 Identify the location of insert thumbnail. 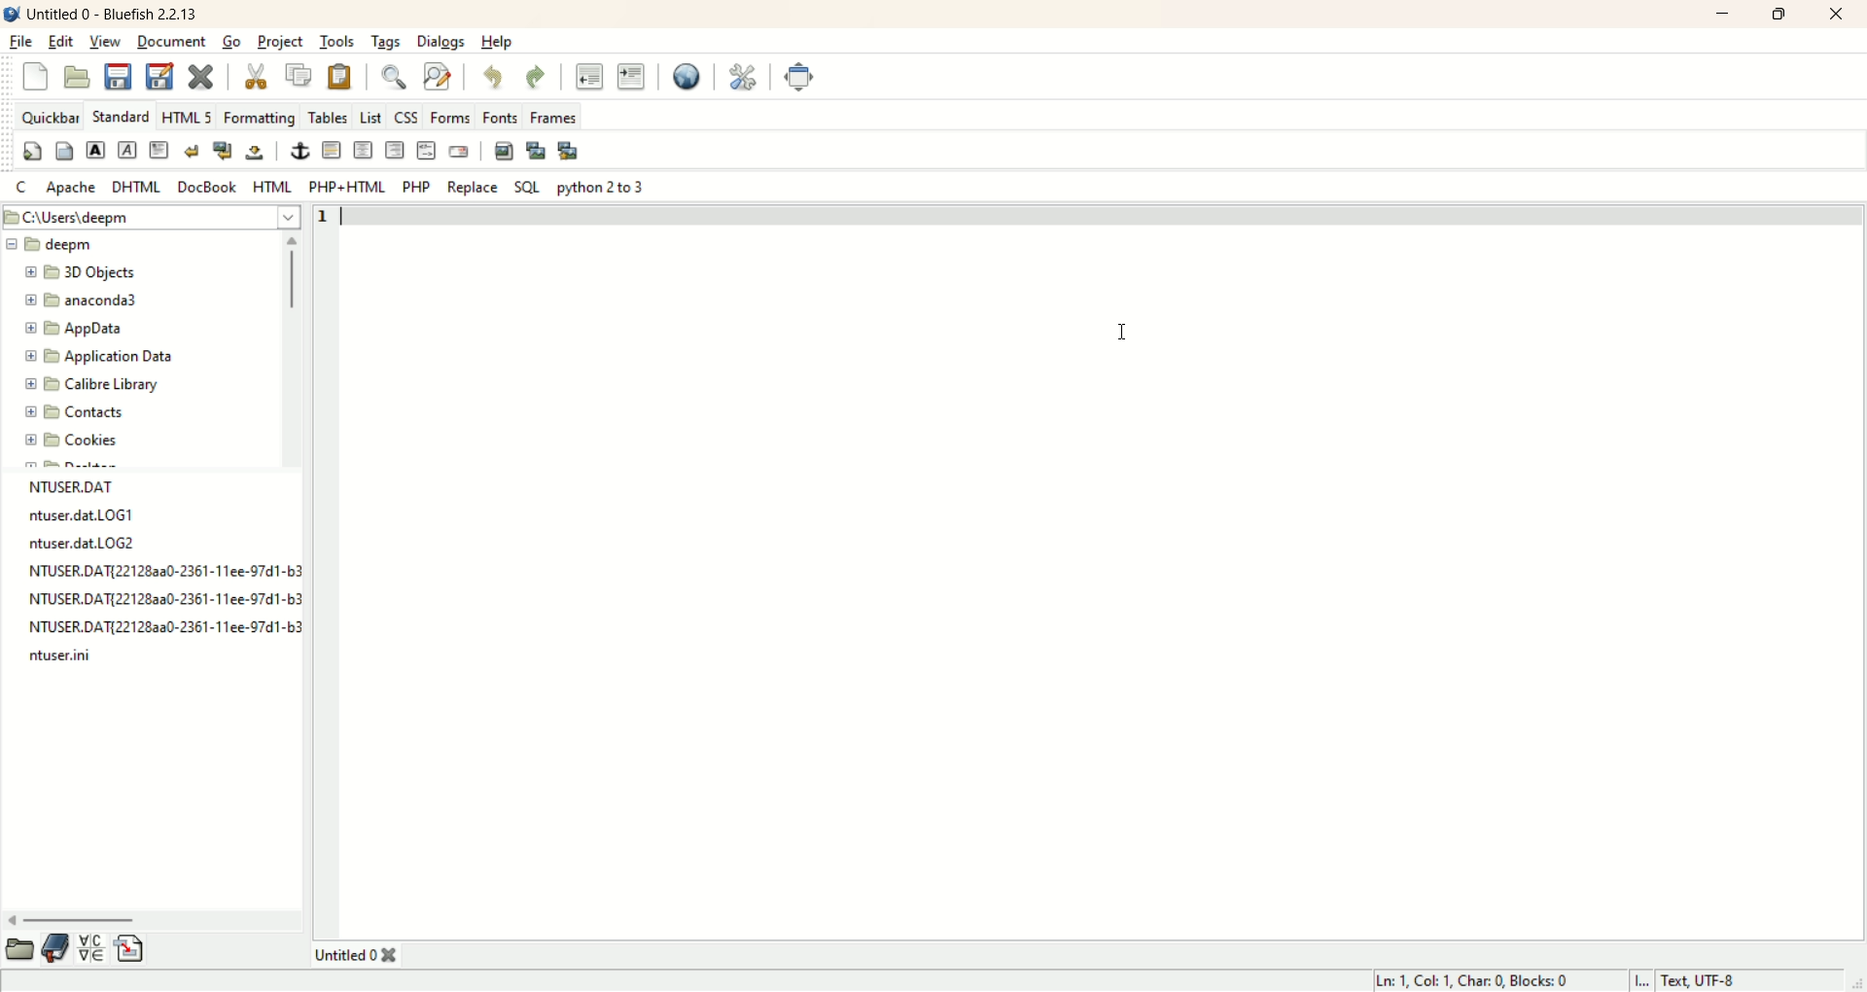
(534, 151).